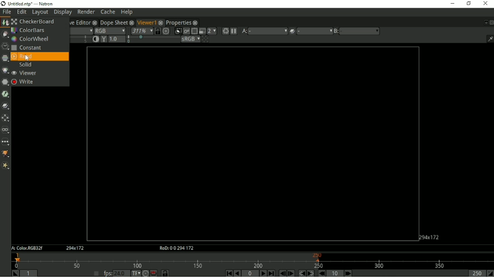 The image size is (494, 277). I want to click on ColorBars, so click(28, 31).